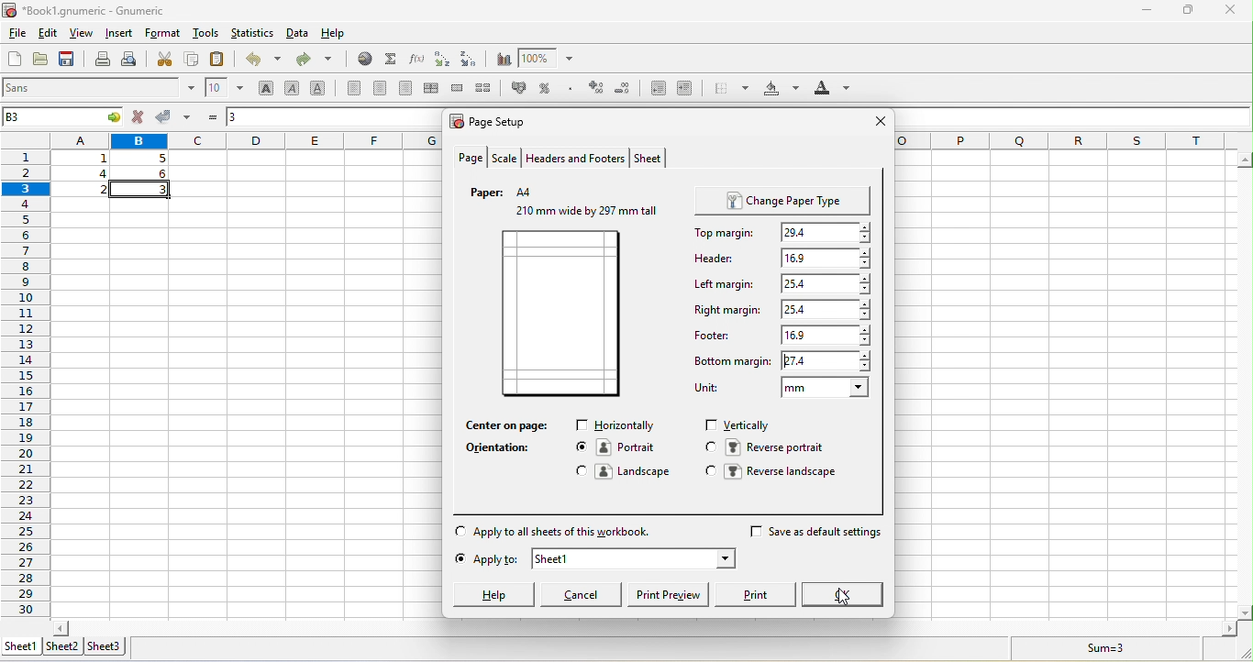 The width and height of the screenshot is (1253, 662). What do you see at coordinates (118, 34) in the screenshot?
I see `insert` at bounding box center [118, 34].